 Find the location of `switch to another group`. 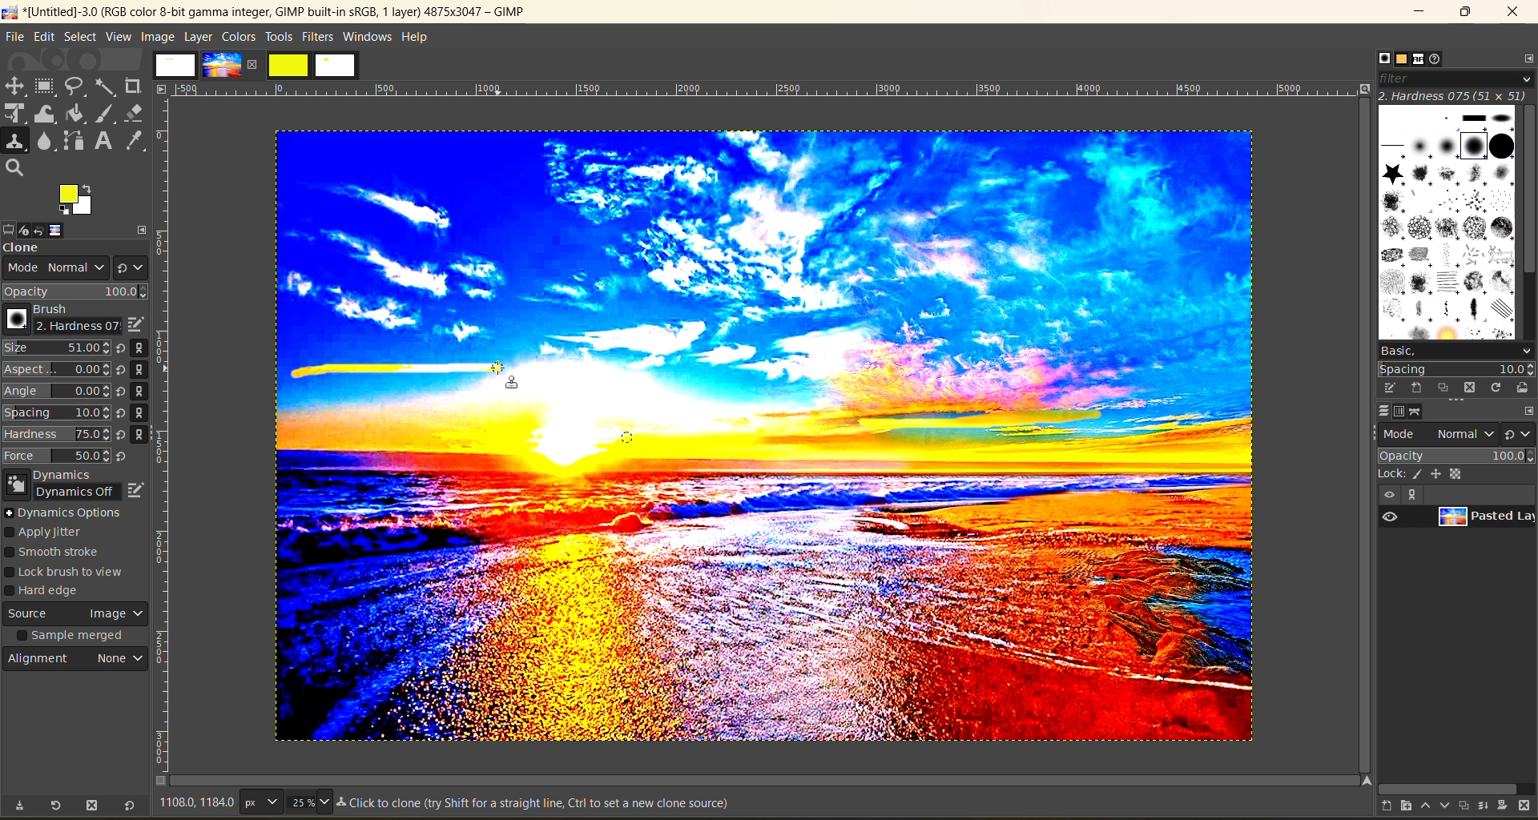

switch to another group is located at coordinates (1520, 433).